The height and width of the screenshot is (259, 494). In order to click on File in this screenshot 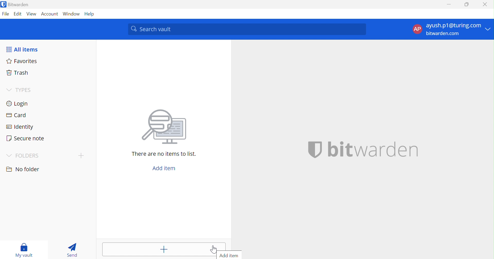, I will do `click(6, 14)`.